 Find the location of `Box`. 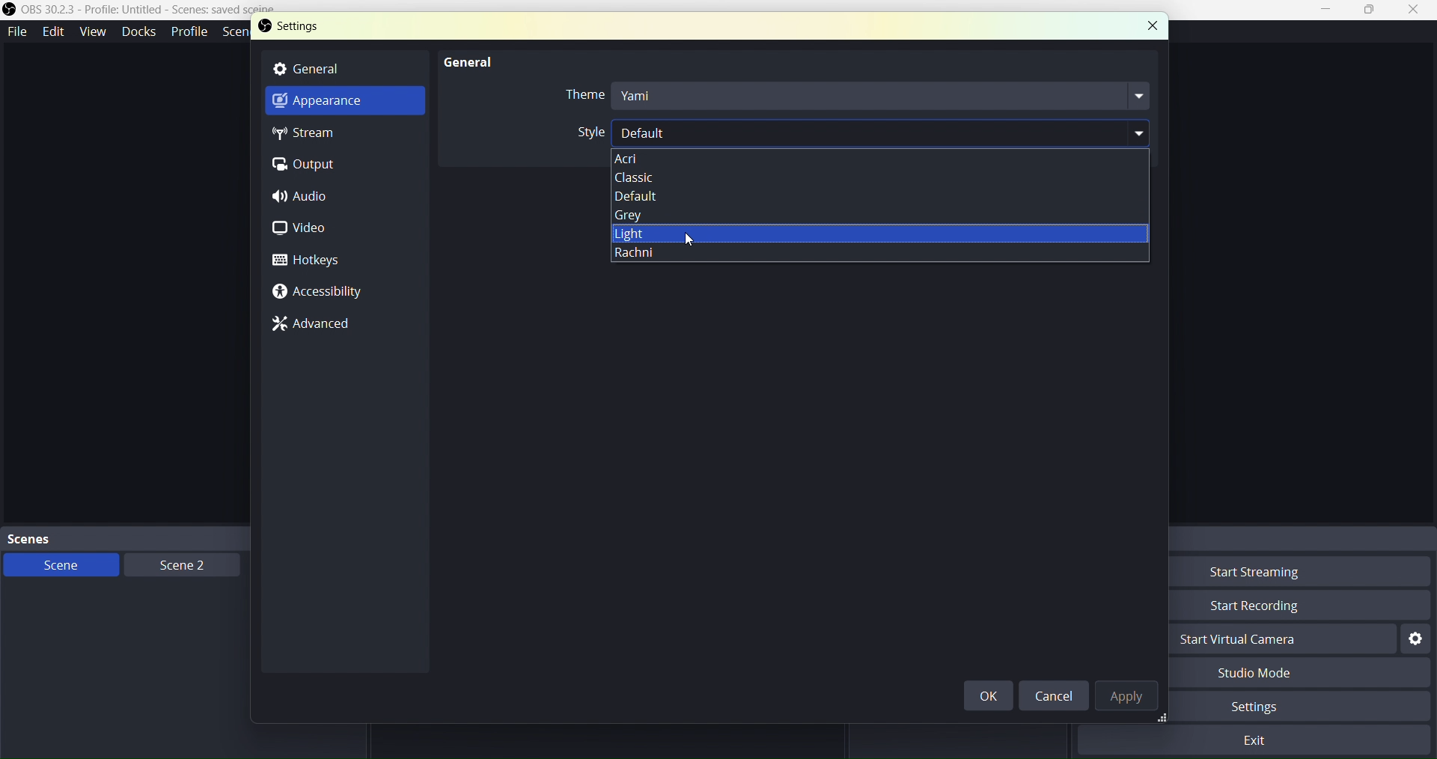

Box is located at coordinates (1371, 10).